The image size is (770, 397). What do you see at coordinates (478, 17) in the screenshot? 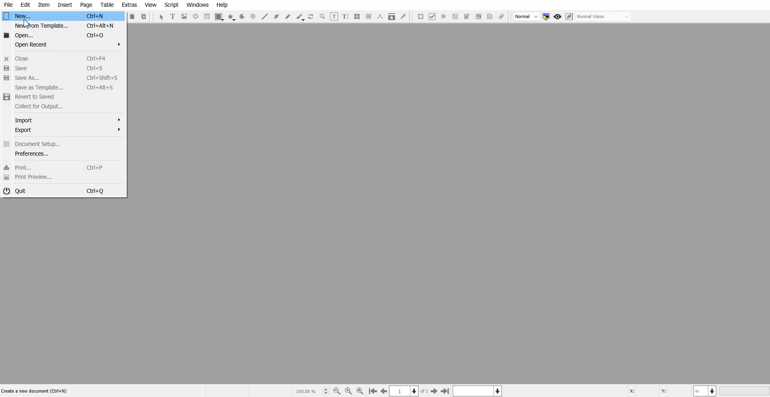
I see `PDF List Box` at bounding box center [478, 17].